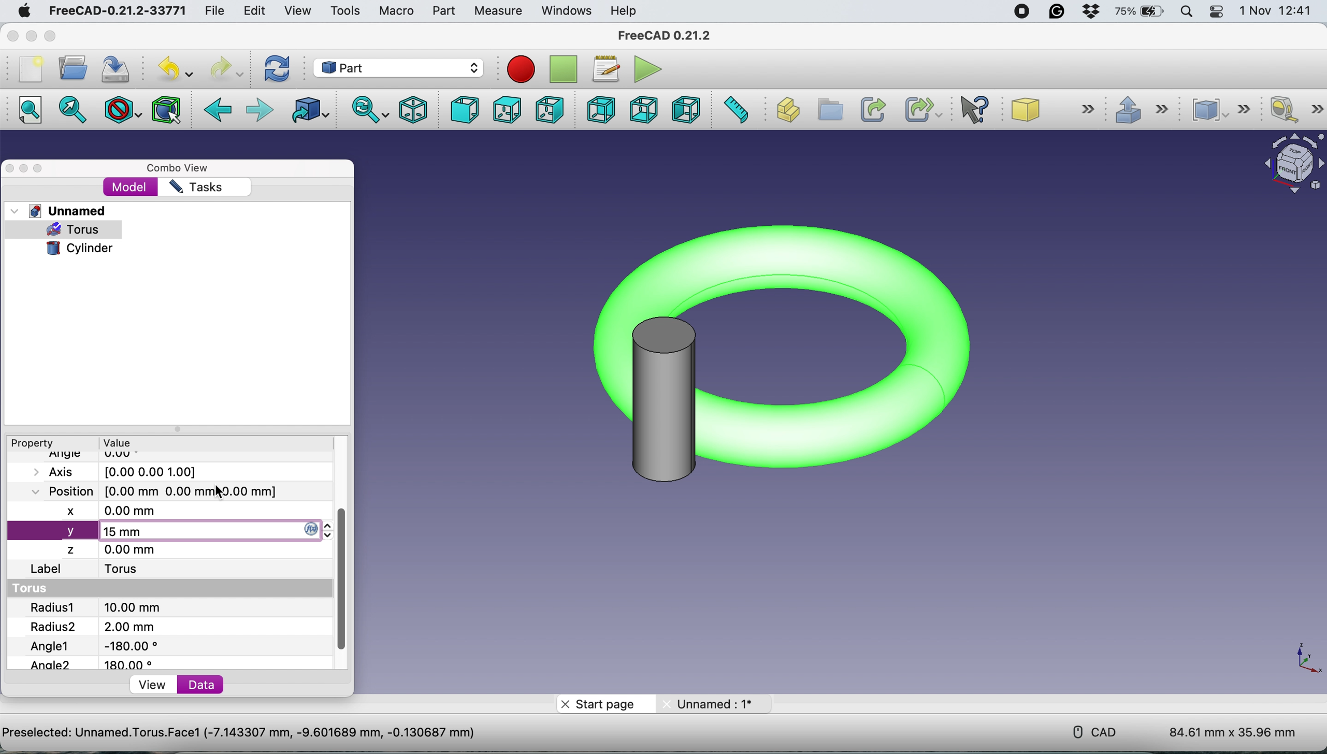 The height and width of the screenshot is (754, 1327). What do you see at coordinates (1148, 113) in the screenshot?
I see `extrude` at bounding box center [1148, 113].